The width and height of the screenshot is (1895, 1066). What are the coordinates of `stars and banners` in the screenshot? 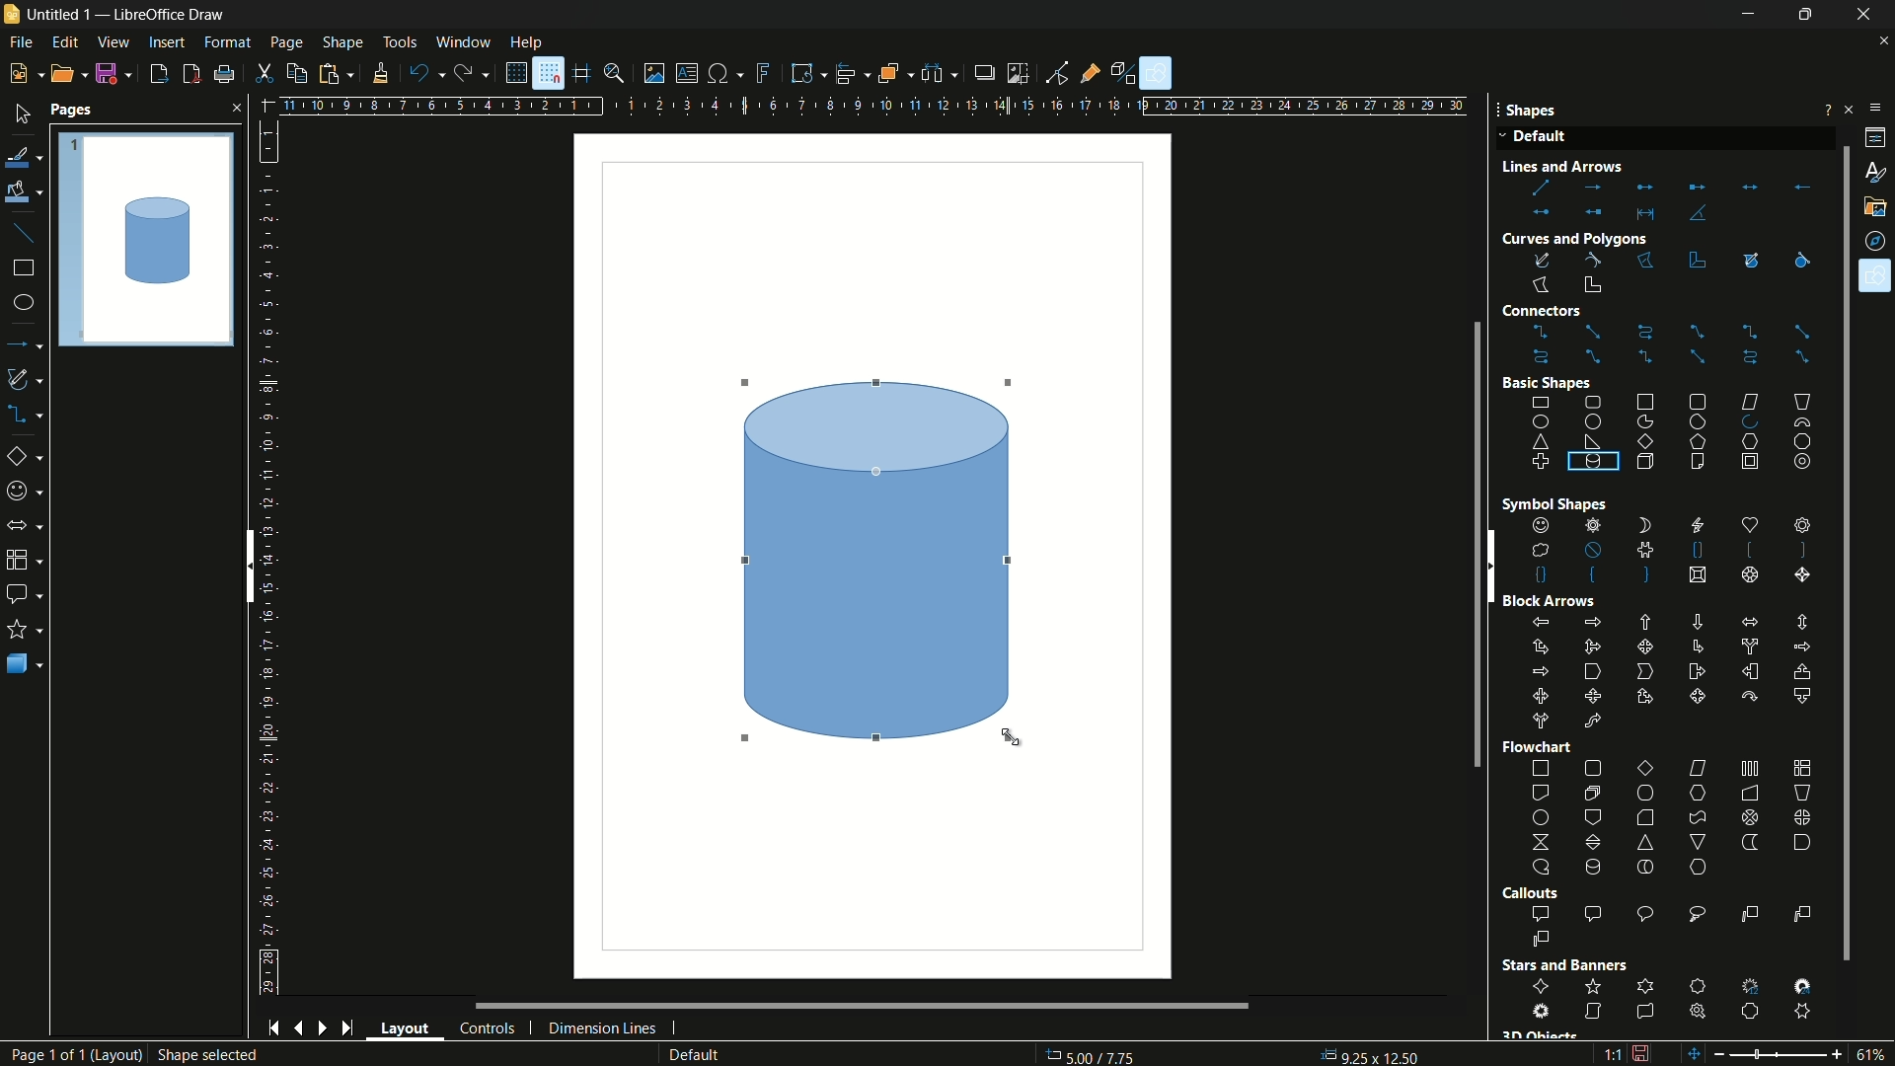 It's located at (1678, 998).